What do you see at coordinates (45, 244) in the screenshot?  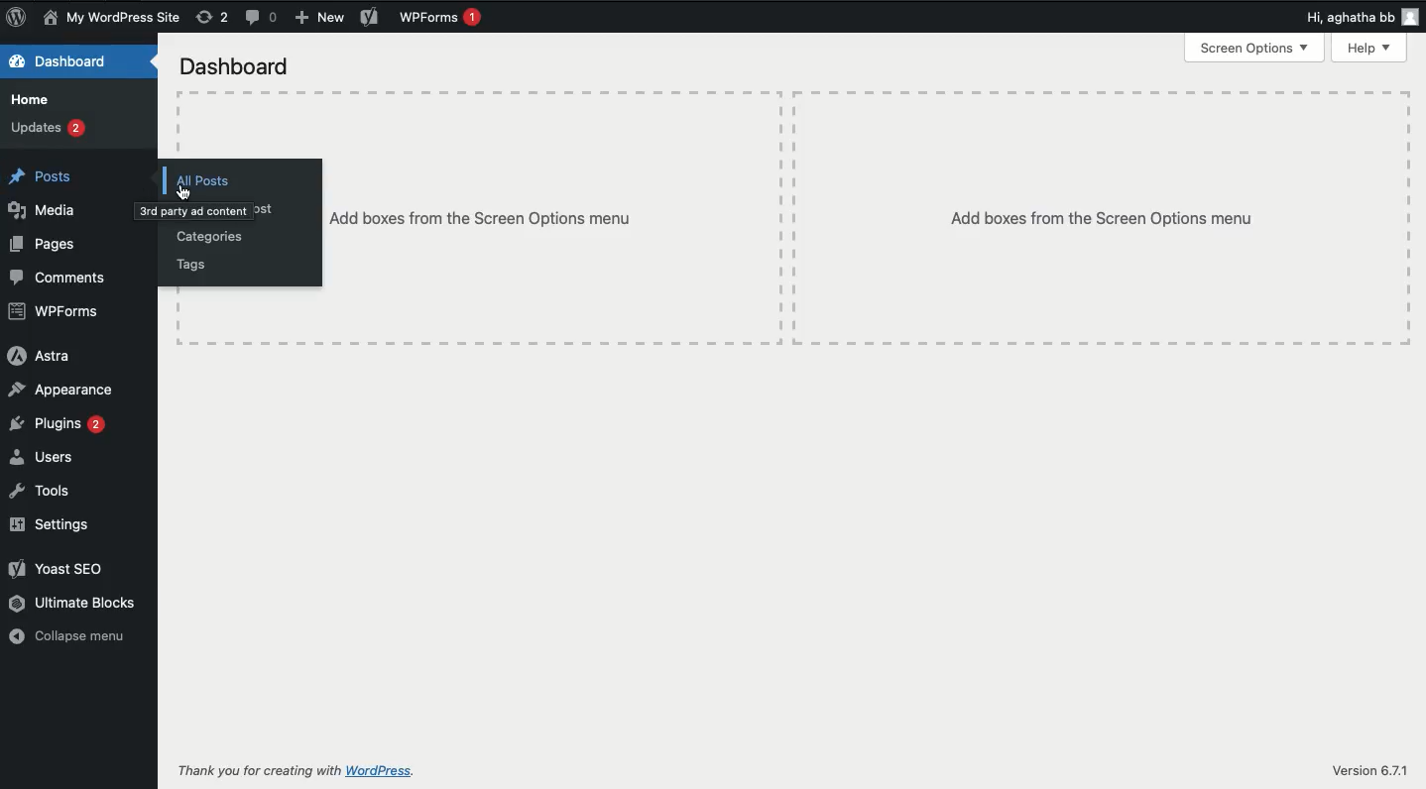 I see `Pages` at bounding box center [45, 244].